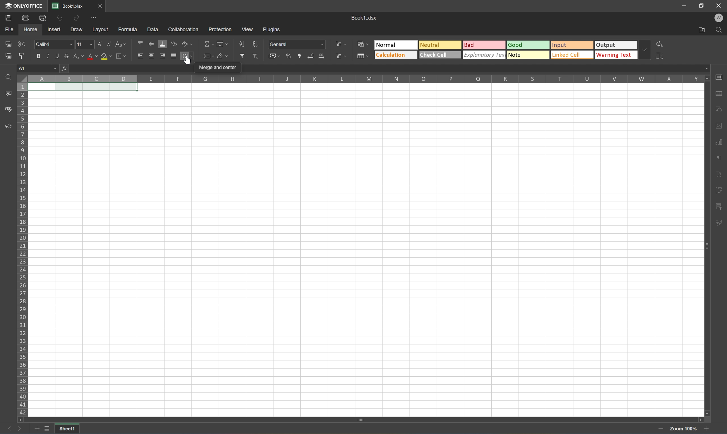  I want to click on Wrap text, so click(173, 44).